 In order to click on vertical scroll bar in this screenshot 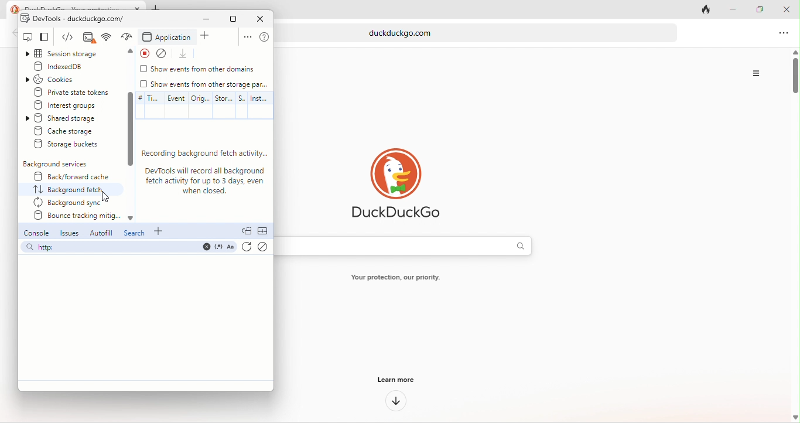, I will do `click(794, 78)`.